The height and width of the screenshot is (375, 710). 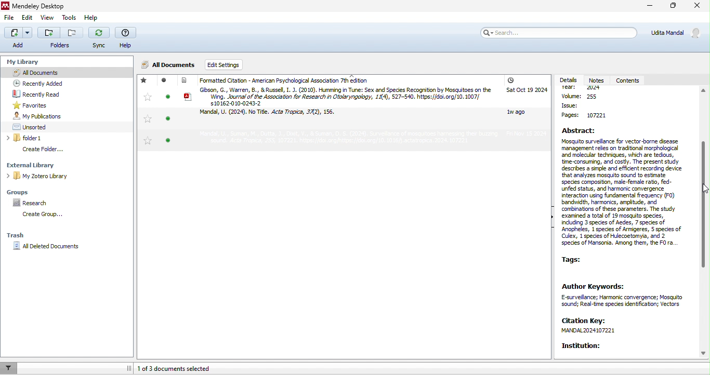 I want to click on tools, so click(x=69, y=18).